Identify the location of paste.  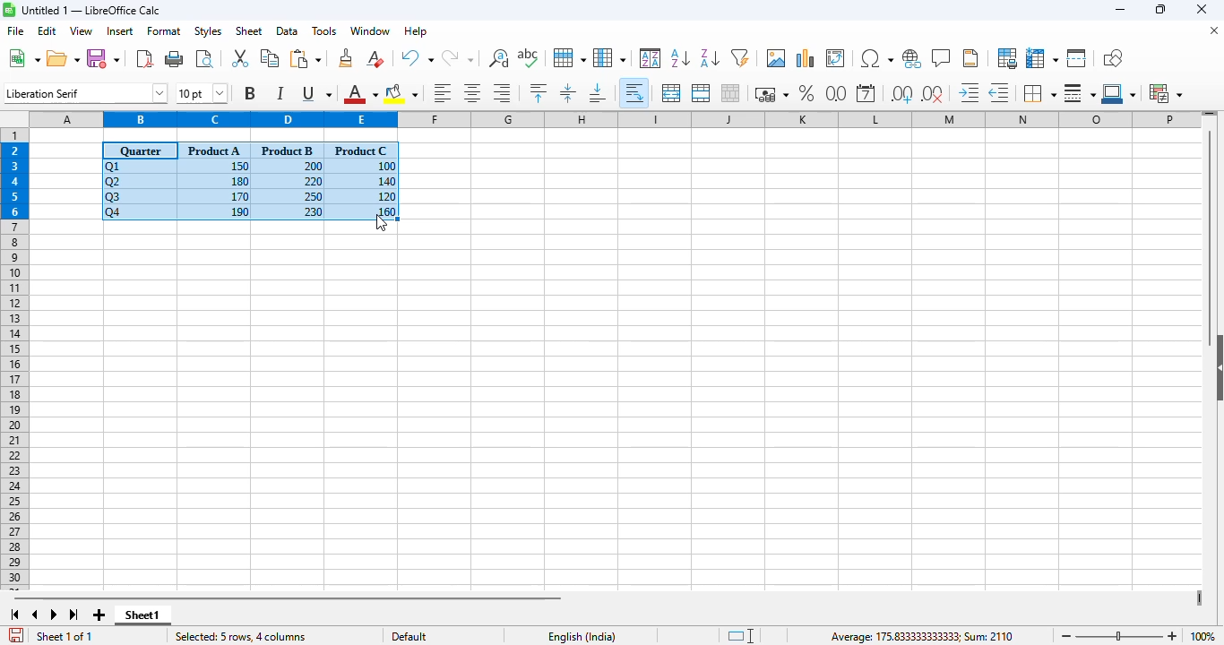
(306, 58).